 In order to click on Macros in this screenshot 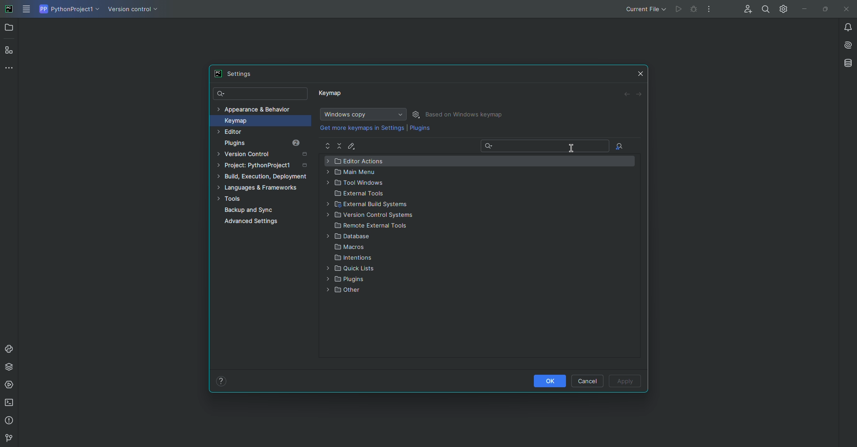, I will do `click(351, 248)`.